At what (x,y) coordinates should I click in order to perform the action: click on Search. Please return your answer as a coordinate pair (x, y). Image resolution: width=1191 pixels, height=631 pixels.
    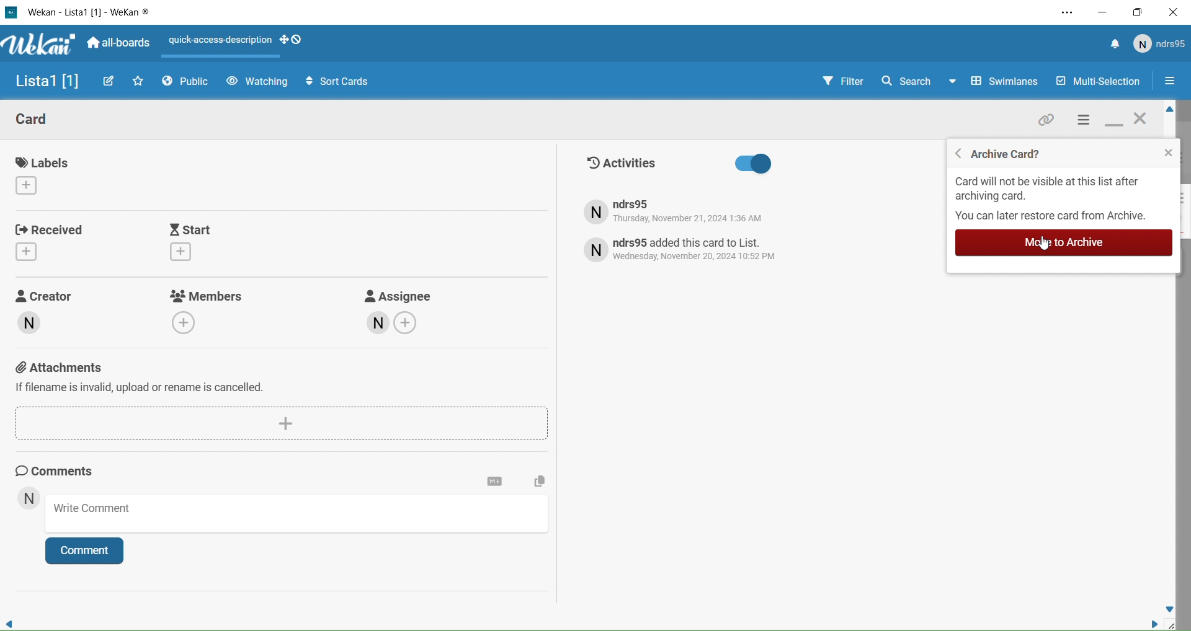
    Looking at the image, I should click on (910, 82).